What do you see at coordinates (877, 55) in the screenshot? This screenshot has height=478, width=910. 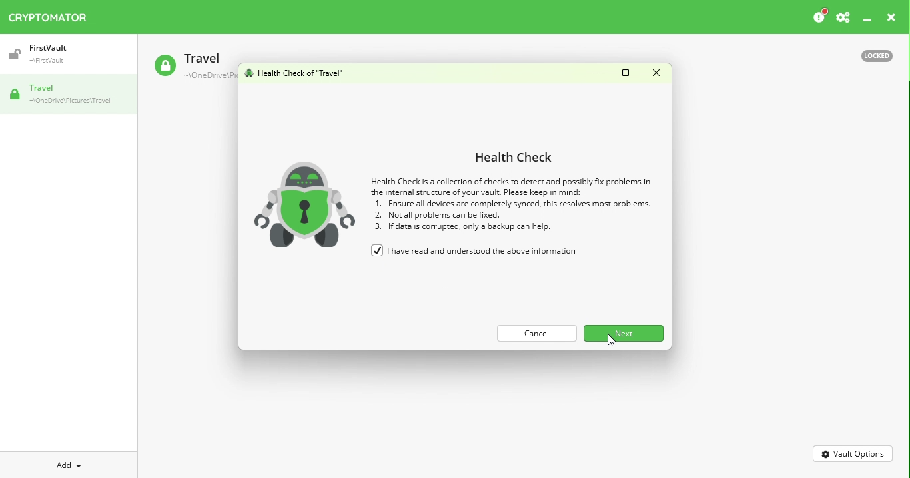 I see `Locked` at bounding box center [877, 55].